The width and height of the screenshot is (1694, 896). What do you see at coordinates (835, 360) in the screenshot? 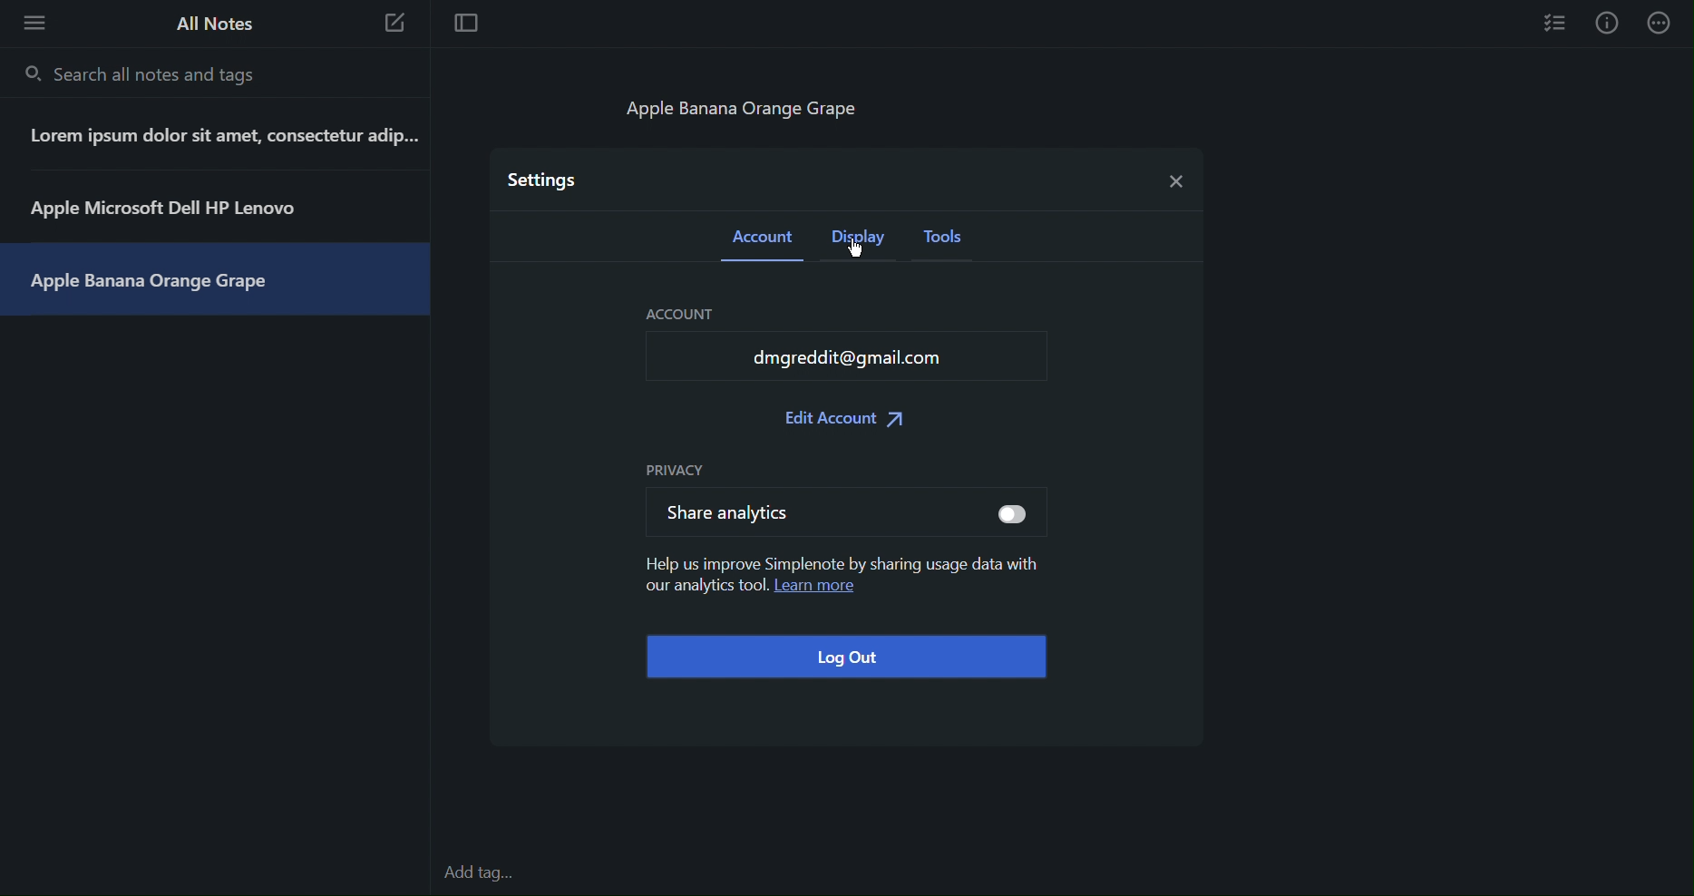
I see `dmgreddit@gmail.com` at bounding box center [835, 360].